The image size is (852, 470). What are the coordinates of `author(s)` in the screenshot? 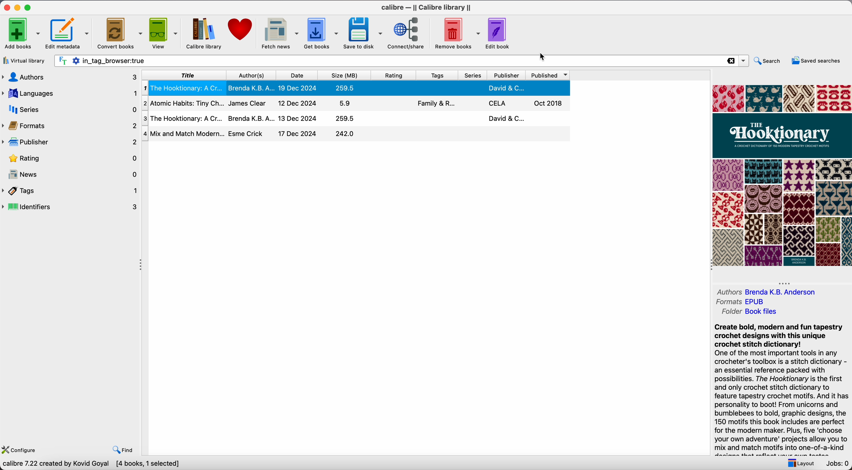 It's located at (252, 74).